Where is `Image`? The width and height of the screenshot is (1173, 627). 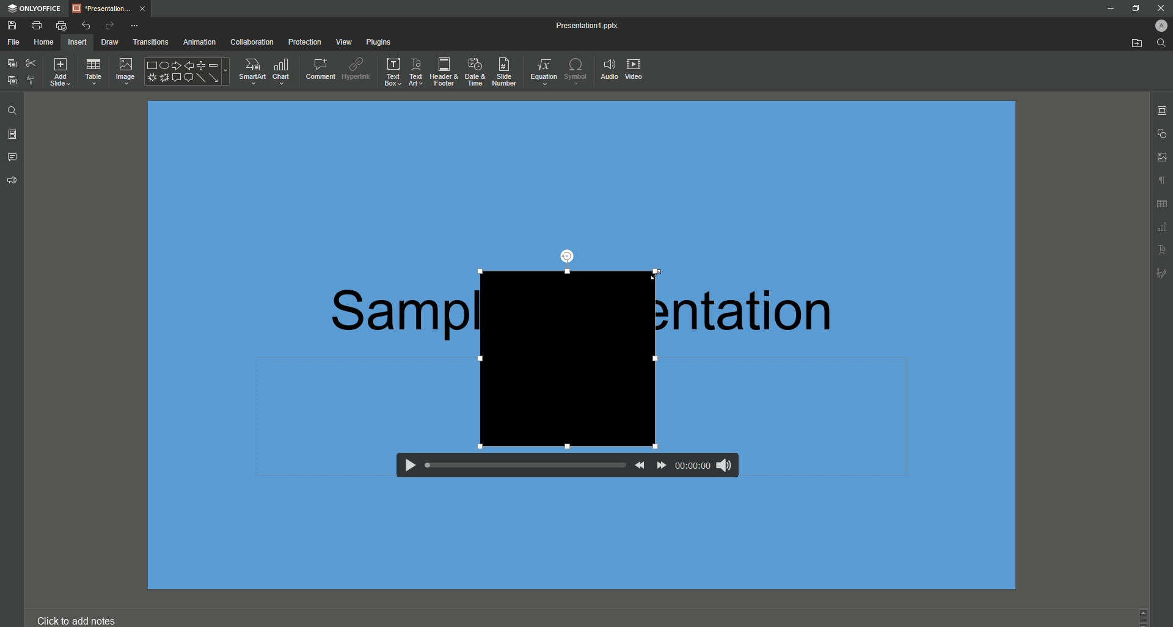
Image is located at coordinates (124, 72).